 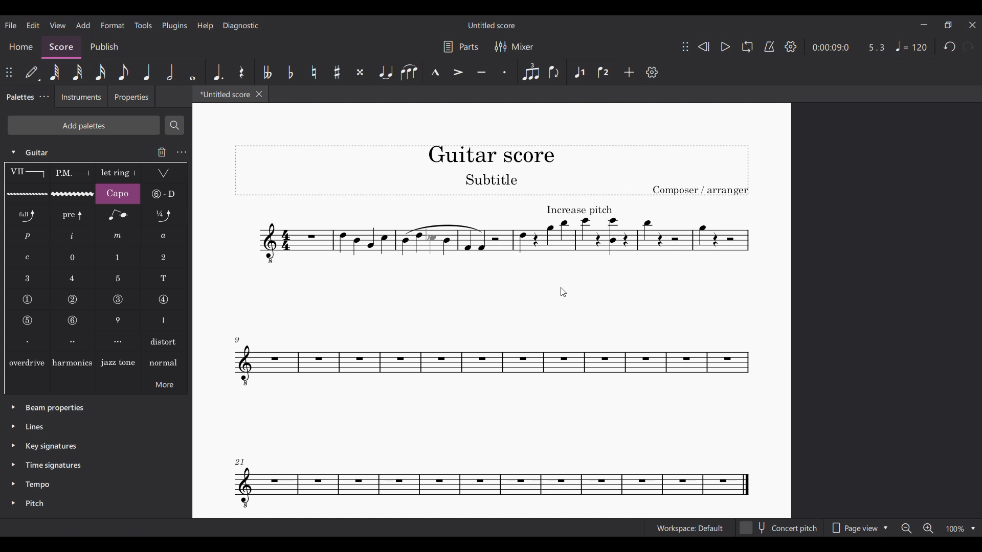 I want to click on Pre-bend, so click(x=73, y=215).